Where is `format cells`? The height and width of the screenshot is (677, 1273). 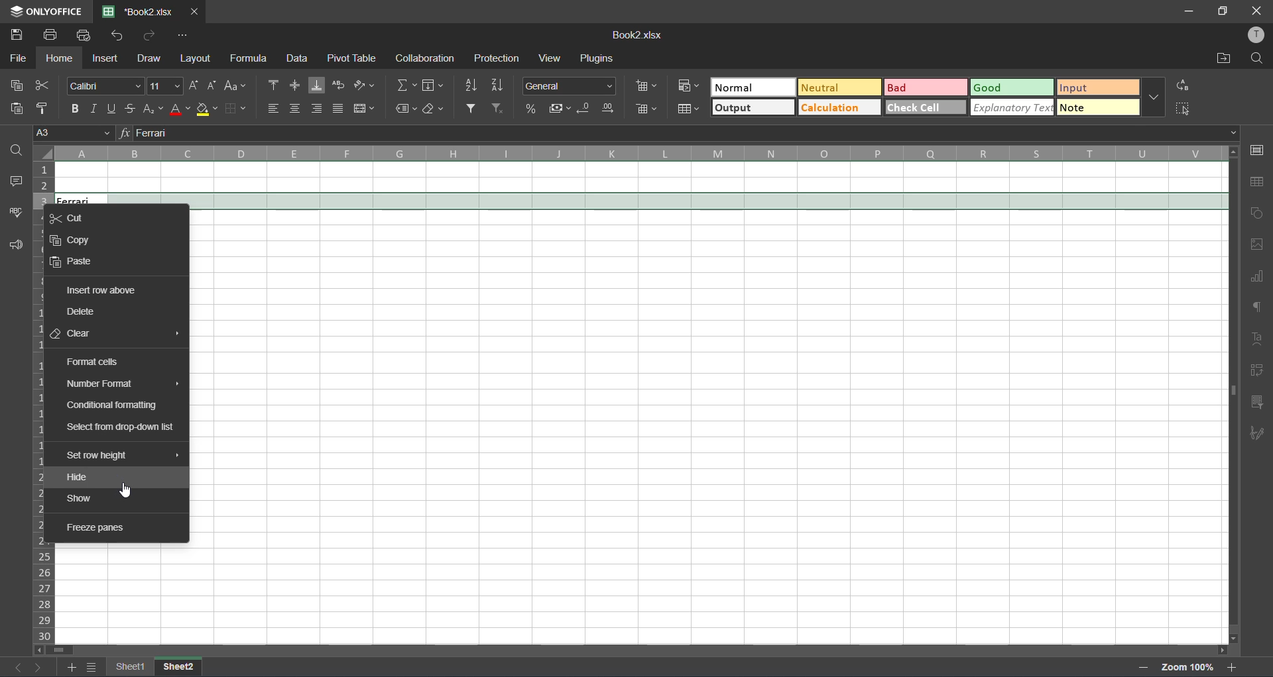 format cells is located at coordinates (101, 362).